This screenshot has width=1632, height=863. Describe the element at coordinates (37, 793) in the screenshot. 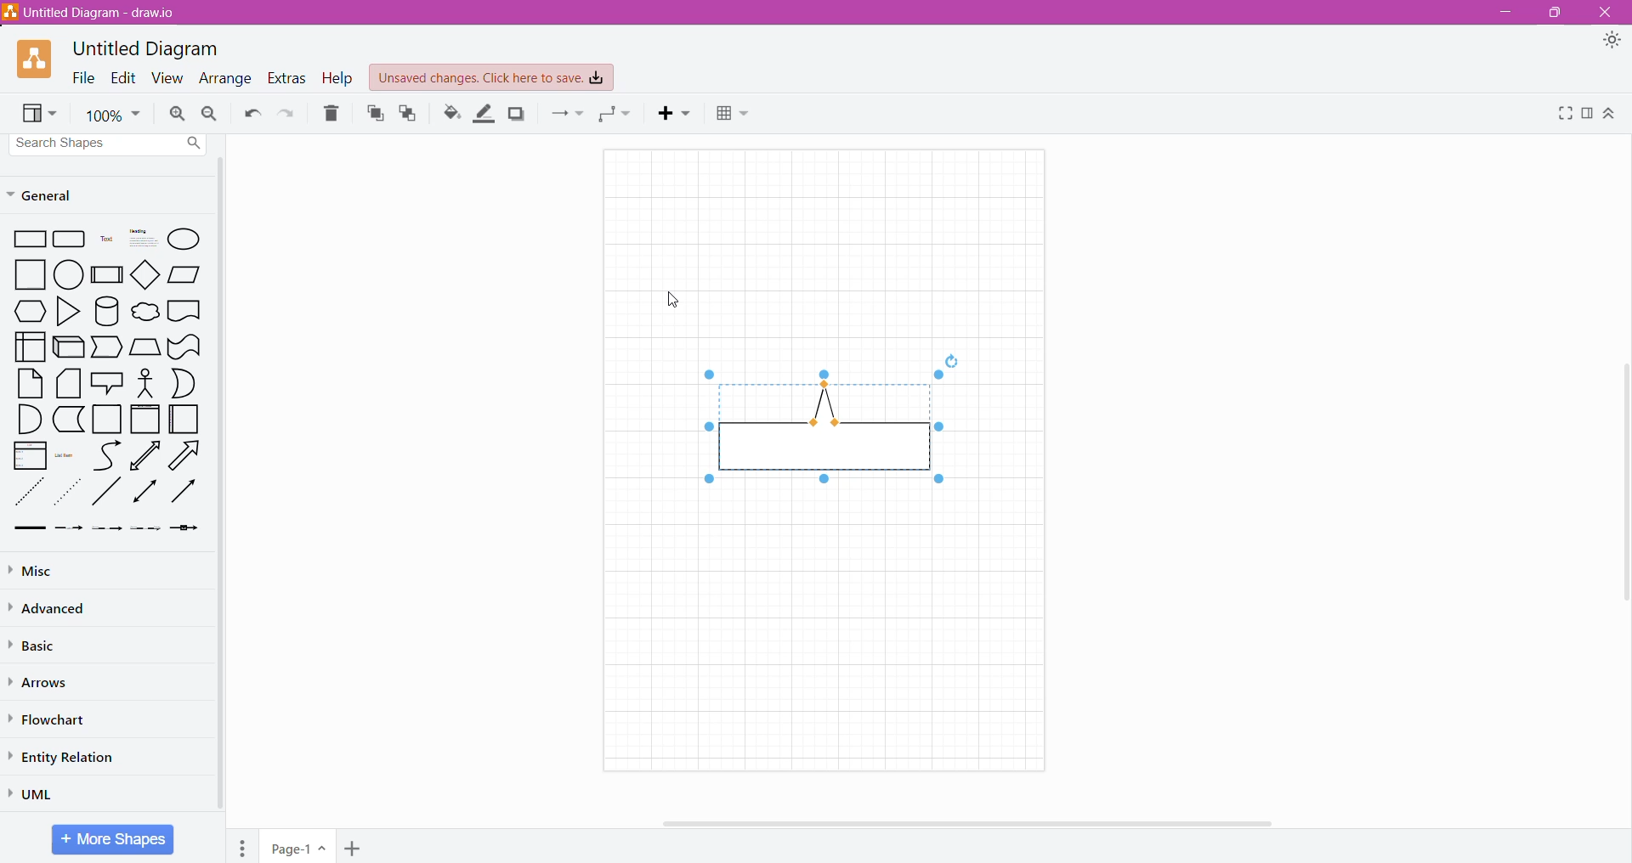

I see `UM` at that location.